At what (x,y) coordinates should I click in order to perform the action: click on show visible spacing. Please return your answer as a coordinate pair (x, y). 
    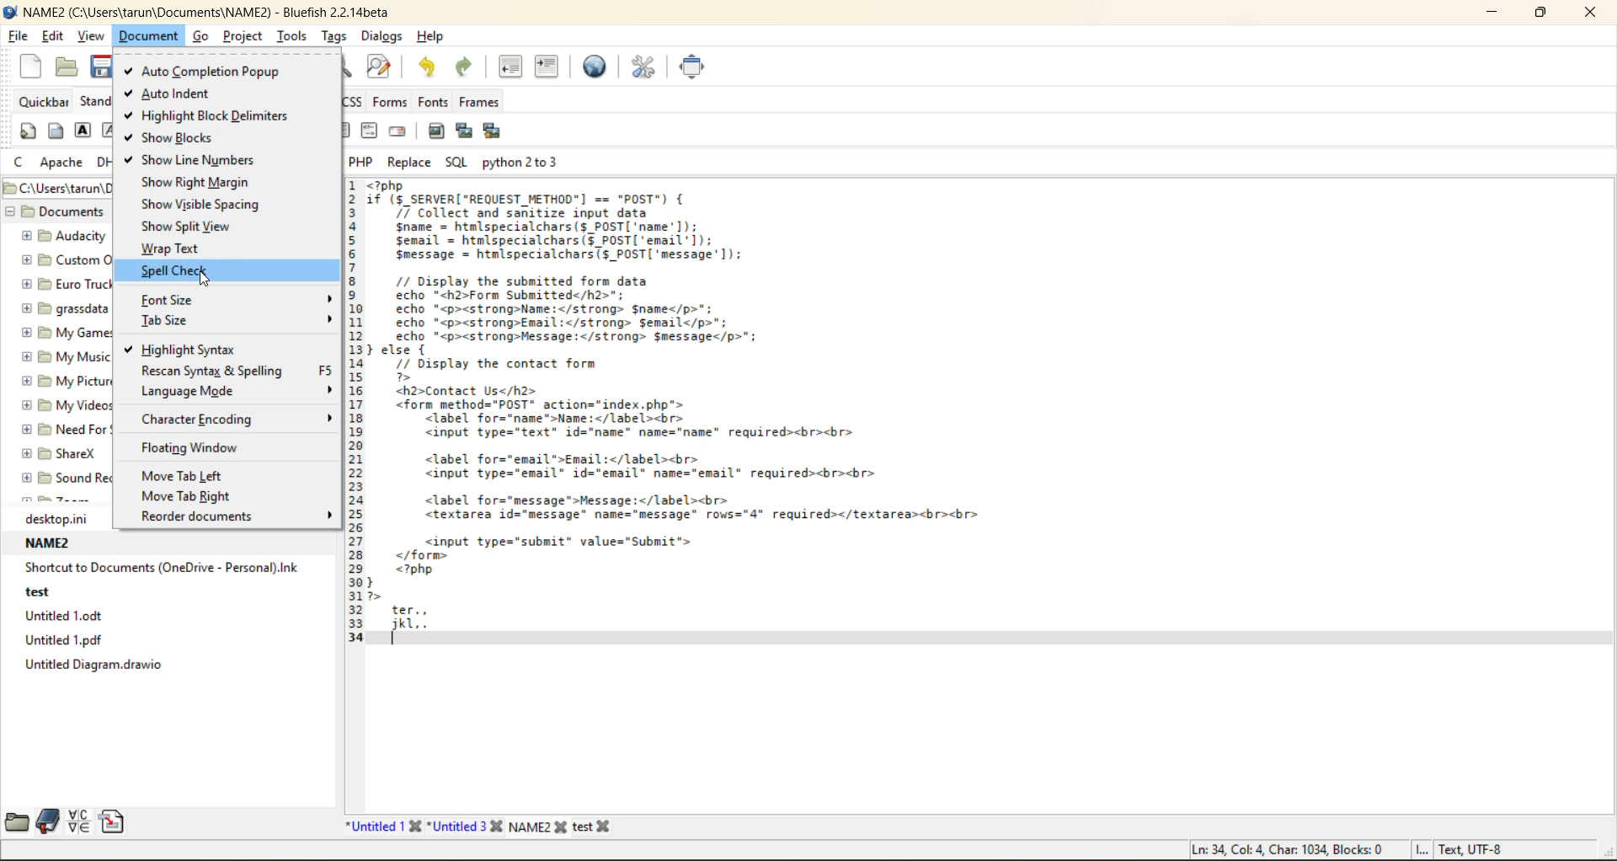
    Looking at the image, I should click on (205, 203).